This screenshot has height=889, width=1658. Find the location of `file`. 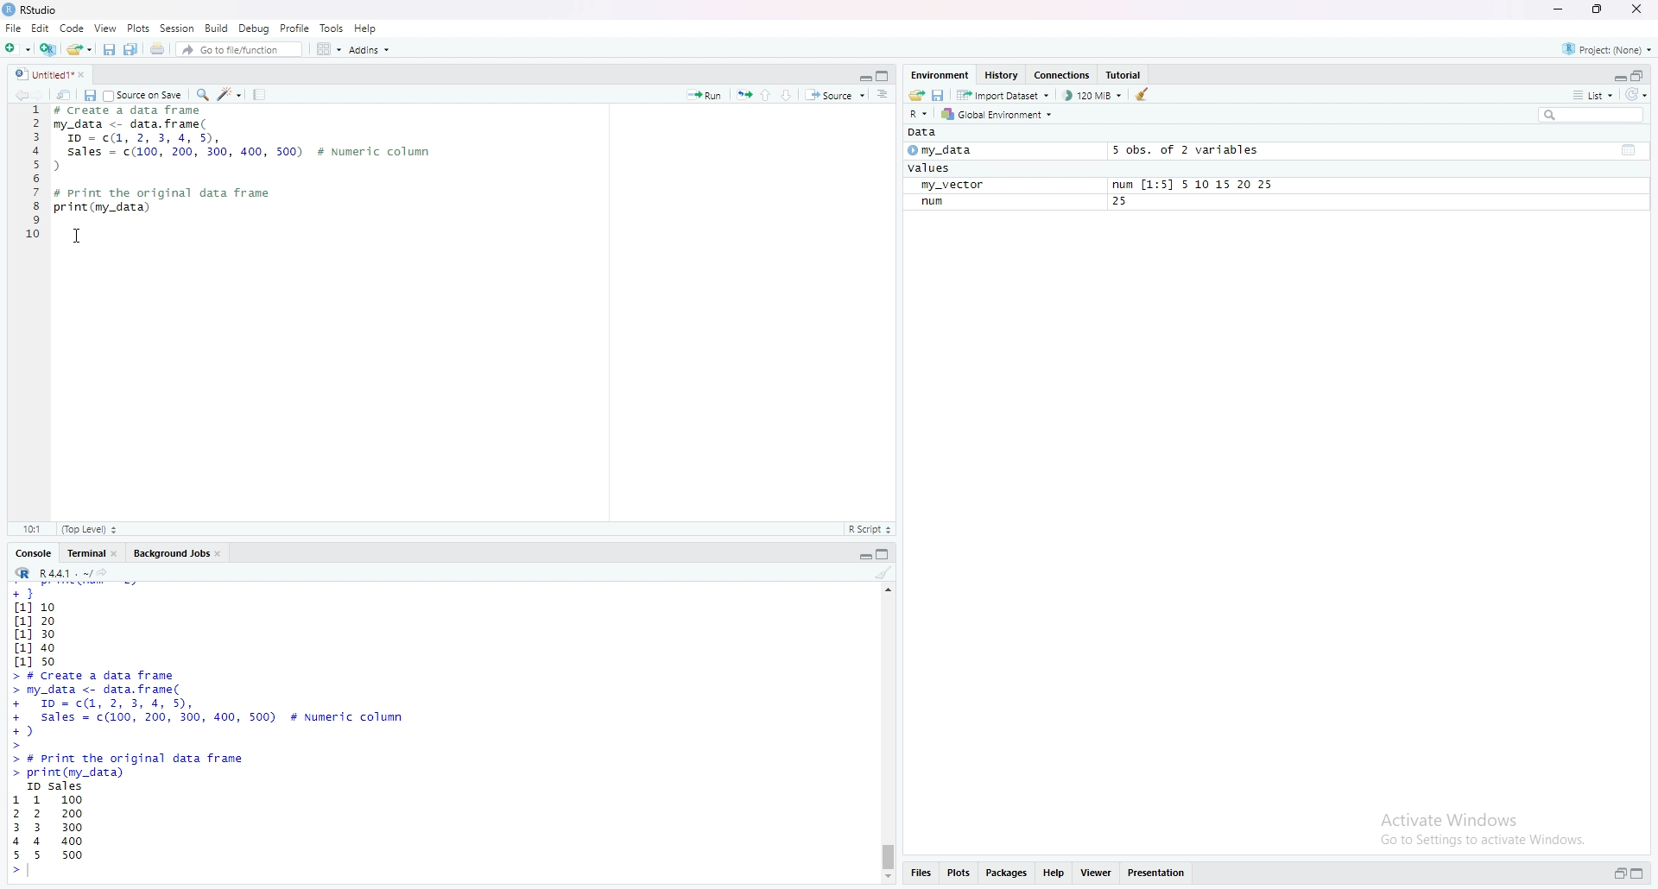

file is located at coordinates (14, 28).